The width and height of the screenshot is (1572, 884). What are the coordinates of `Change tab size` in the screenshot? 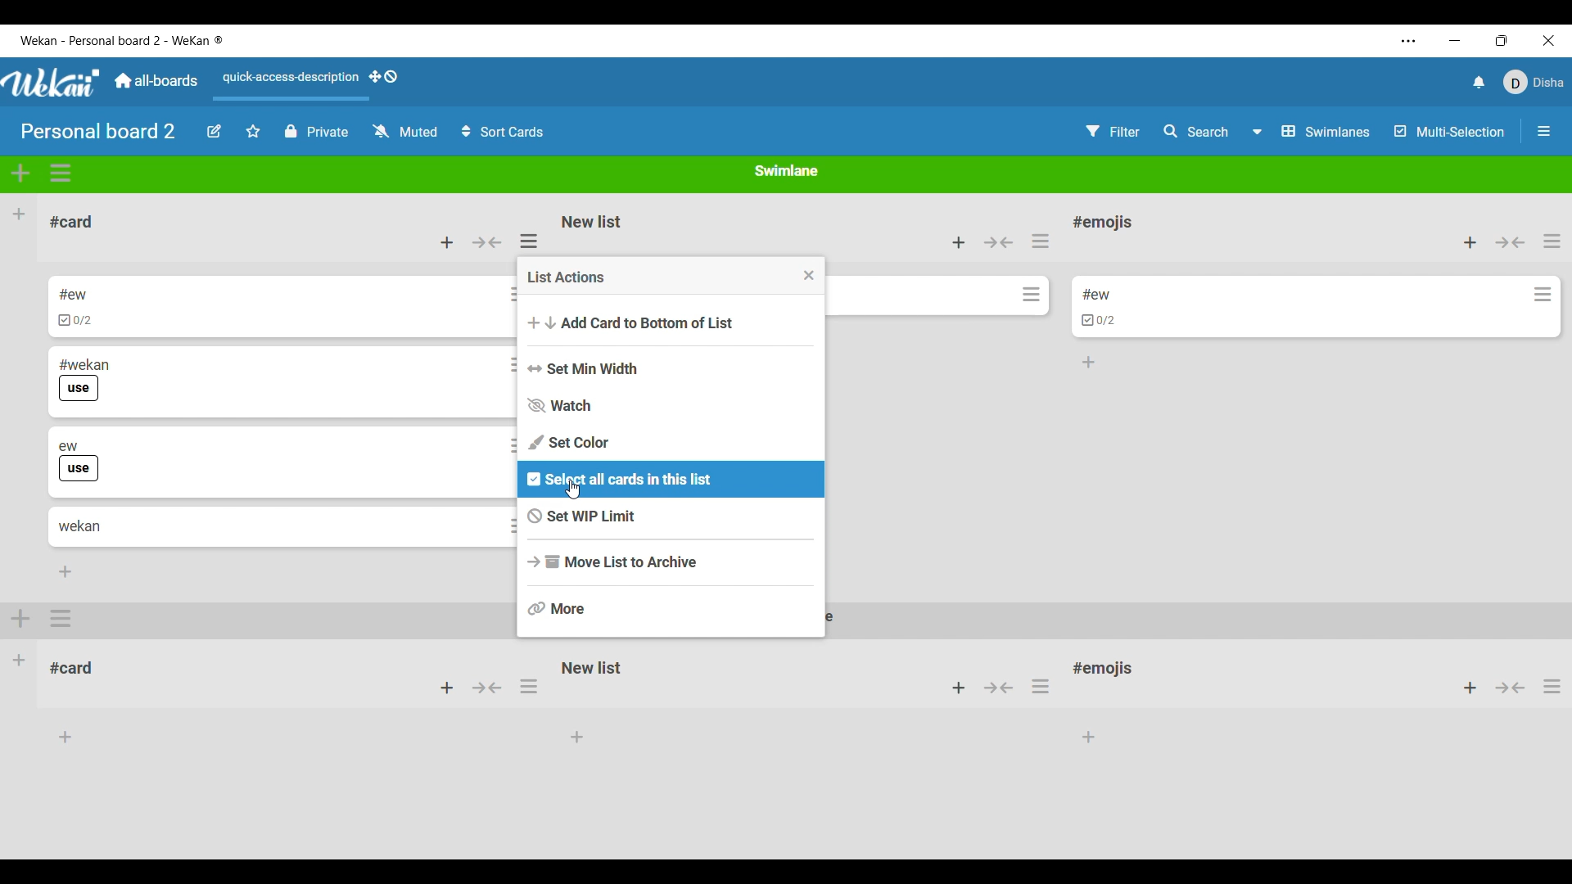 It's located at (1502, 40).